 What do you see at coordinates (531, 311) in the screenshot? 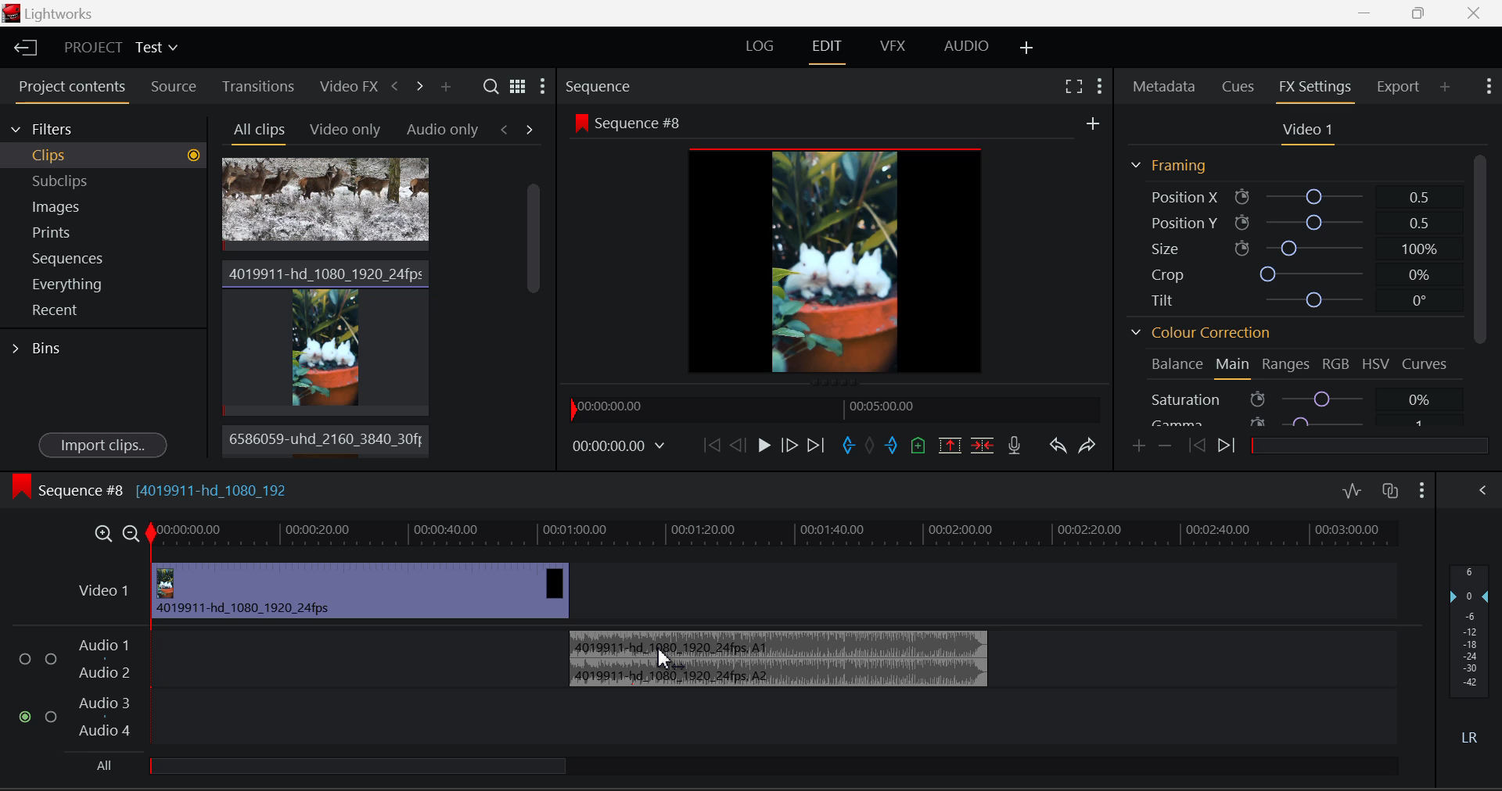
I see `Scroll Bar` at bounding box center [531, 311].